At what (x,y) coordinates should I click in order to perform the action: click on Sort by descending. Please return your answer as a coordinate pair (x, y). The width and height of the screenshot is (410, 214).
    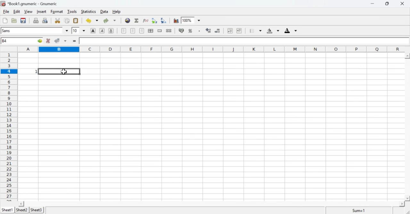
    Looking at the image, I should click on (217, 31).